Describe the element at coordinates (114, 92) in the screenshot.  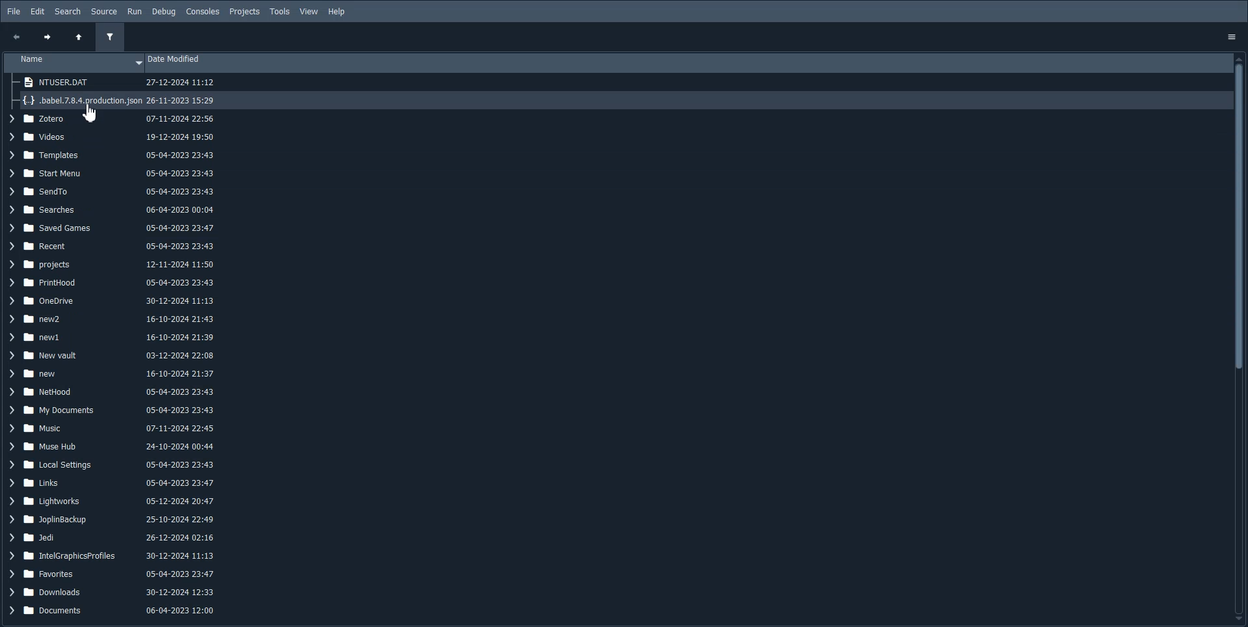
I see `Sub file tree` at that location.